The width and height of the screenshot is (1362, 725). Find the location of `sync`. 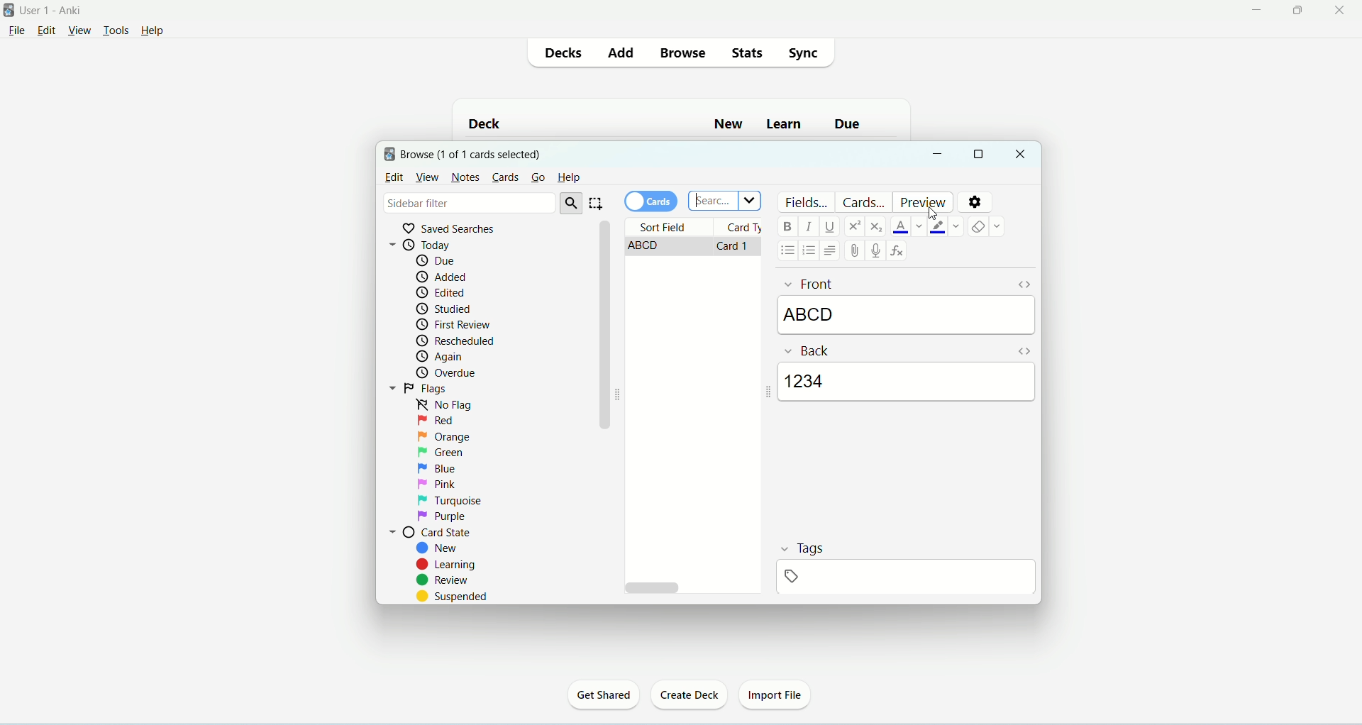

sync is located at coordinates (806, 53).